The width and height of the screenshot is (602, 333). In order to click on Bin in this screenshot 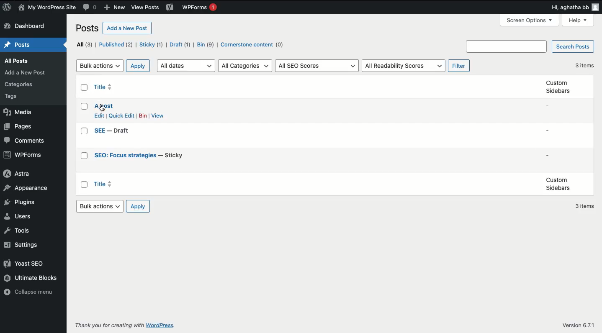, I will do `click(143, 116)`.